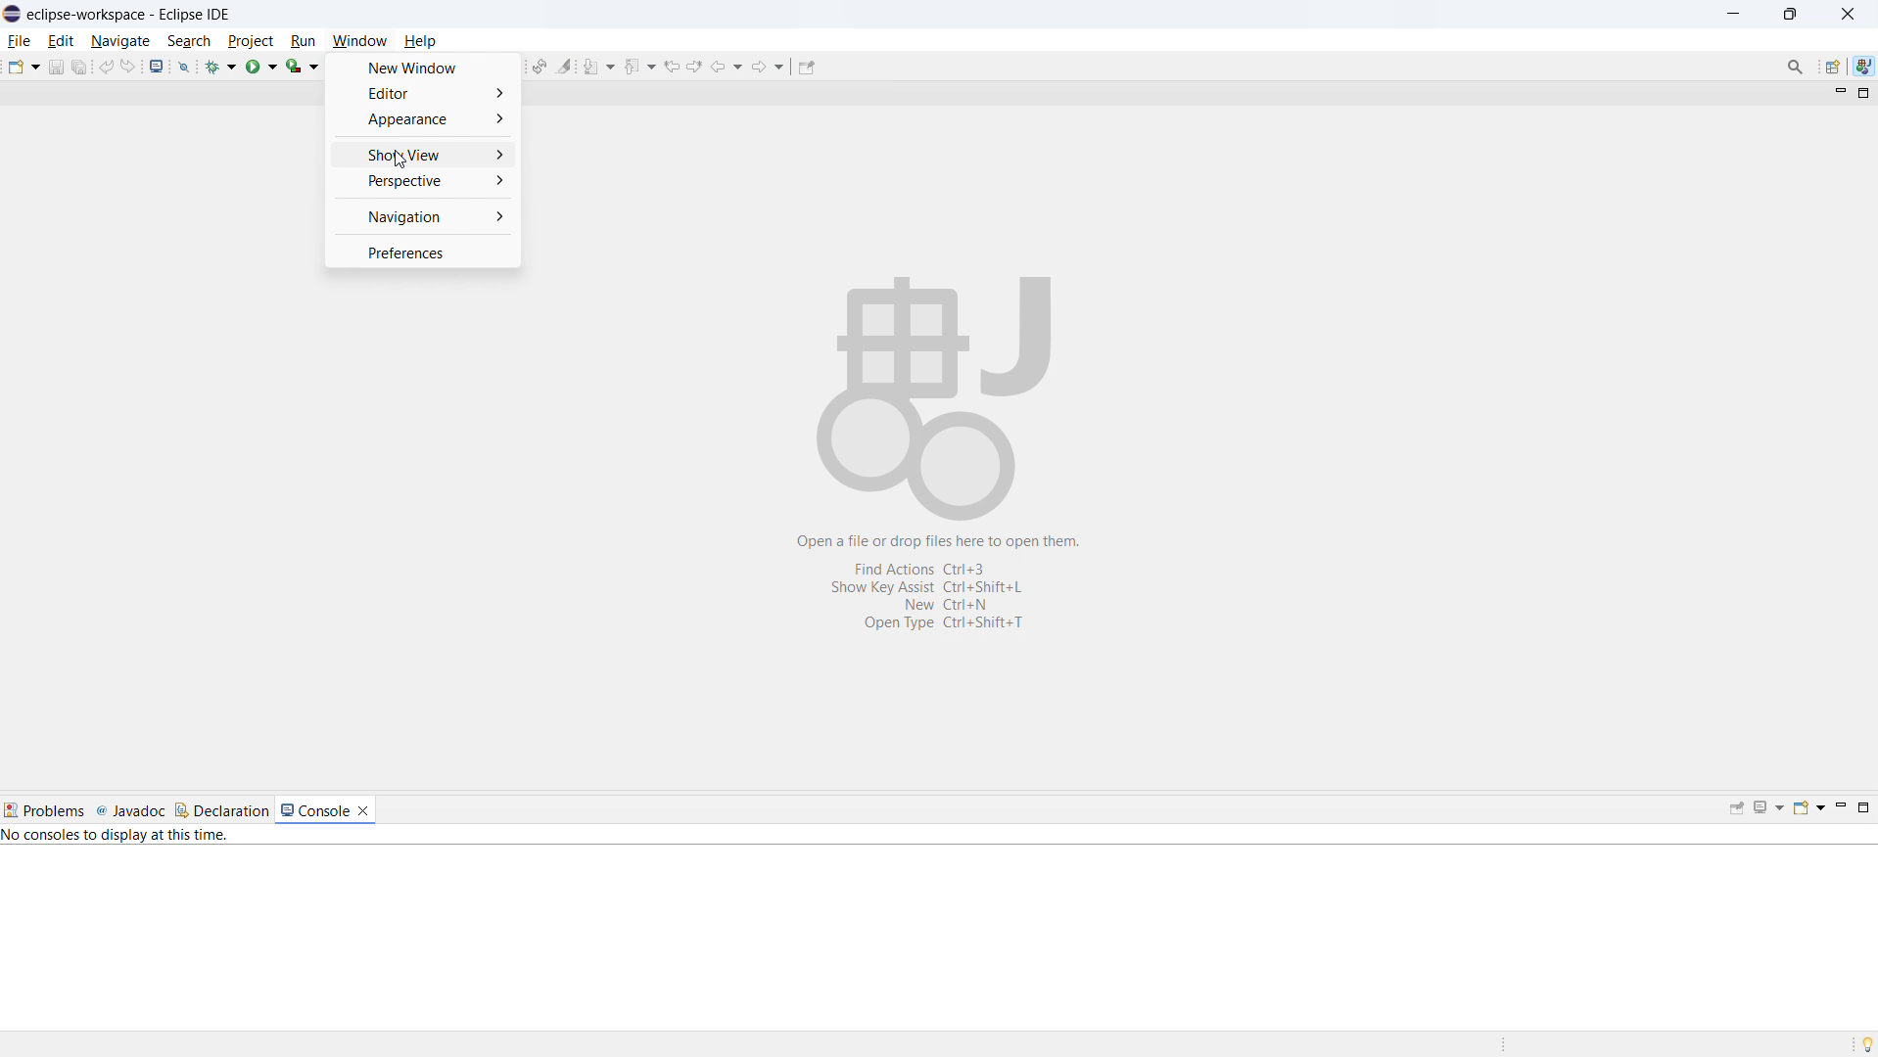  What do you see at coordinates (694, 66) in the screenshot?
I see `next edit location` at bounding box center [694, 66].